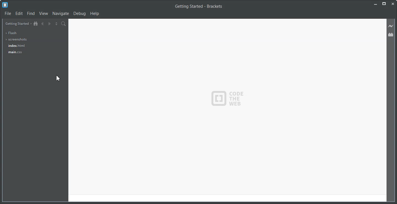 Image resolution: width=397 pixels, height=204 pixels. I want to click on Split the editor vertically or Horizontally, so click(56, 24).